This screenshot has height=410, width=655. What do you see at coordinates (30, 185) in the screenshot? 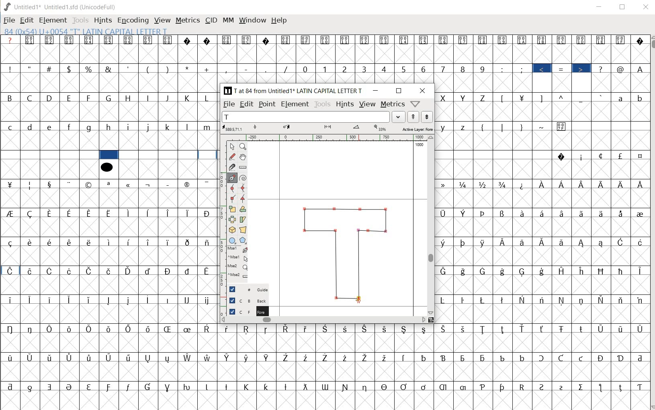
I see `Symbol` at bounding box center [30, 185].